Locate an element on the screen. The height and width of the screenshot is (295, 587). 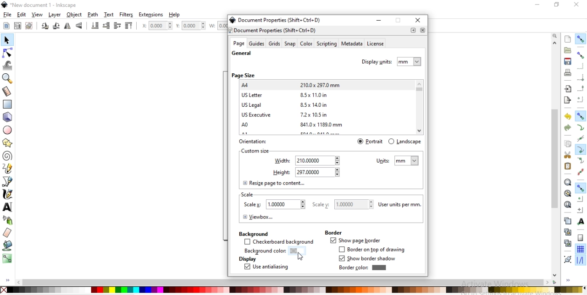
deselct any selected objects or nodes is located at coordinates (29, 25).